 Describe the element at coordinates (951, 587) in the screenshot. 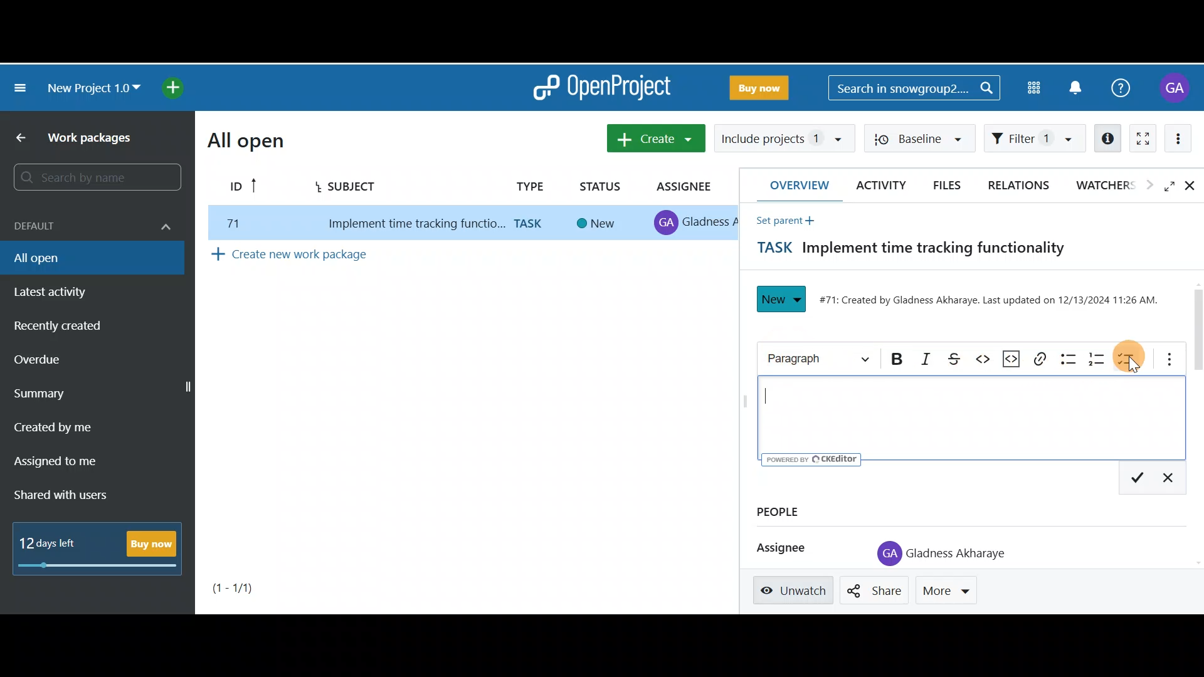

I see `More` at that location.